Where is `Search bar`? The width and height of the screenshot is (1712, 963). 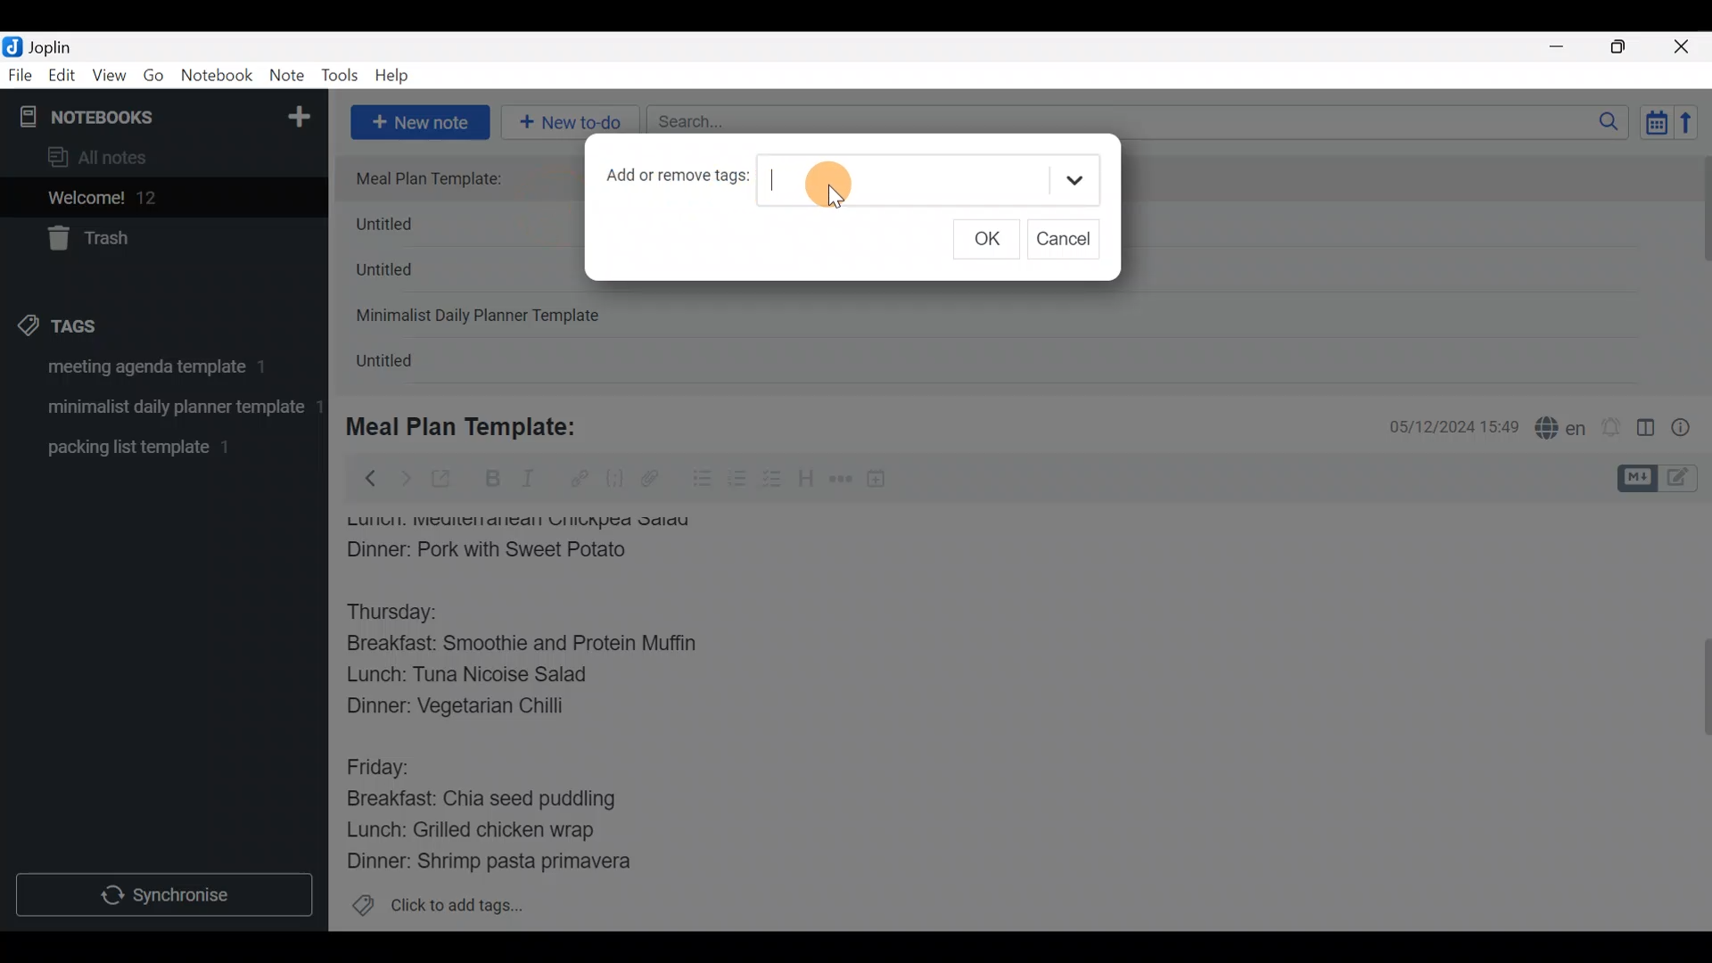 Search bar is located at coordinates (1142, 119).